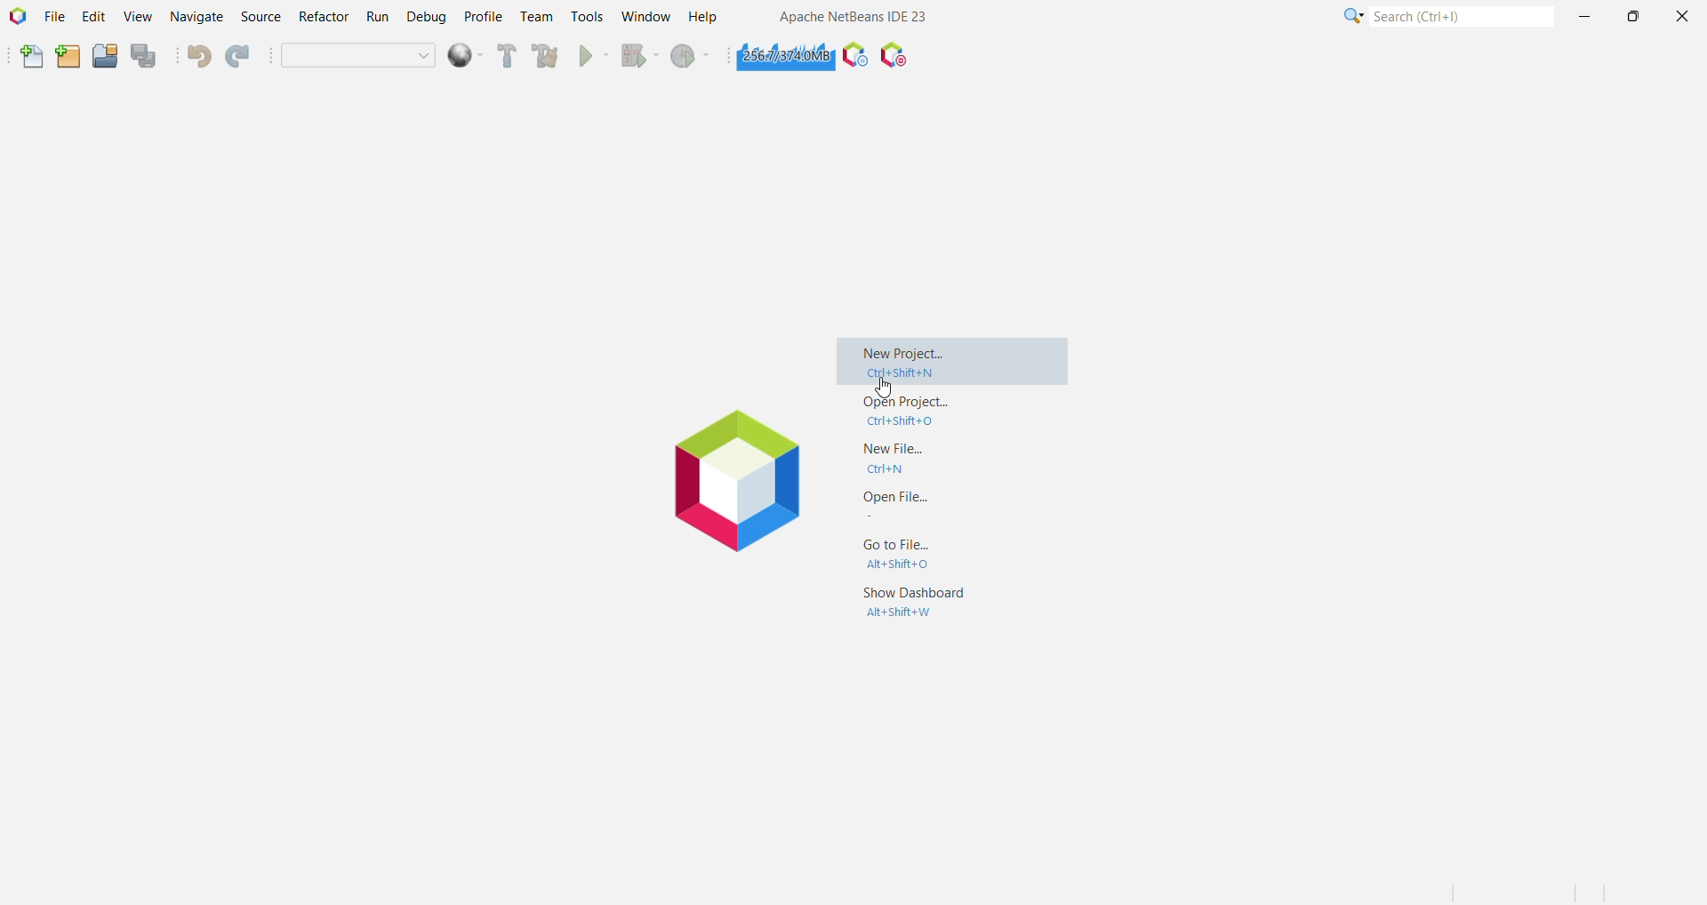  I want to click on Open Project, so click(956, 411).